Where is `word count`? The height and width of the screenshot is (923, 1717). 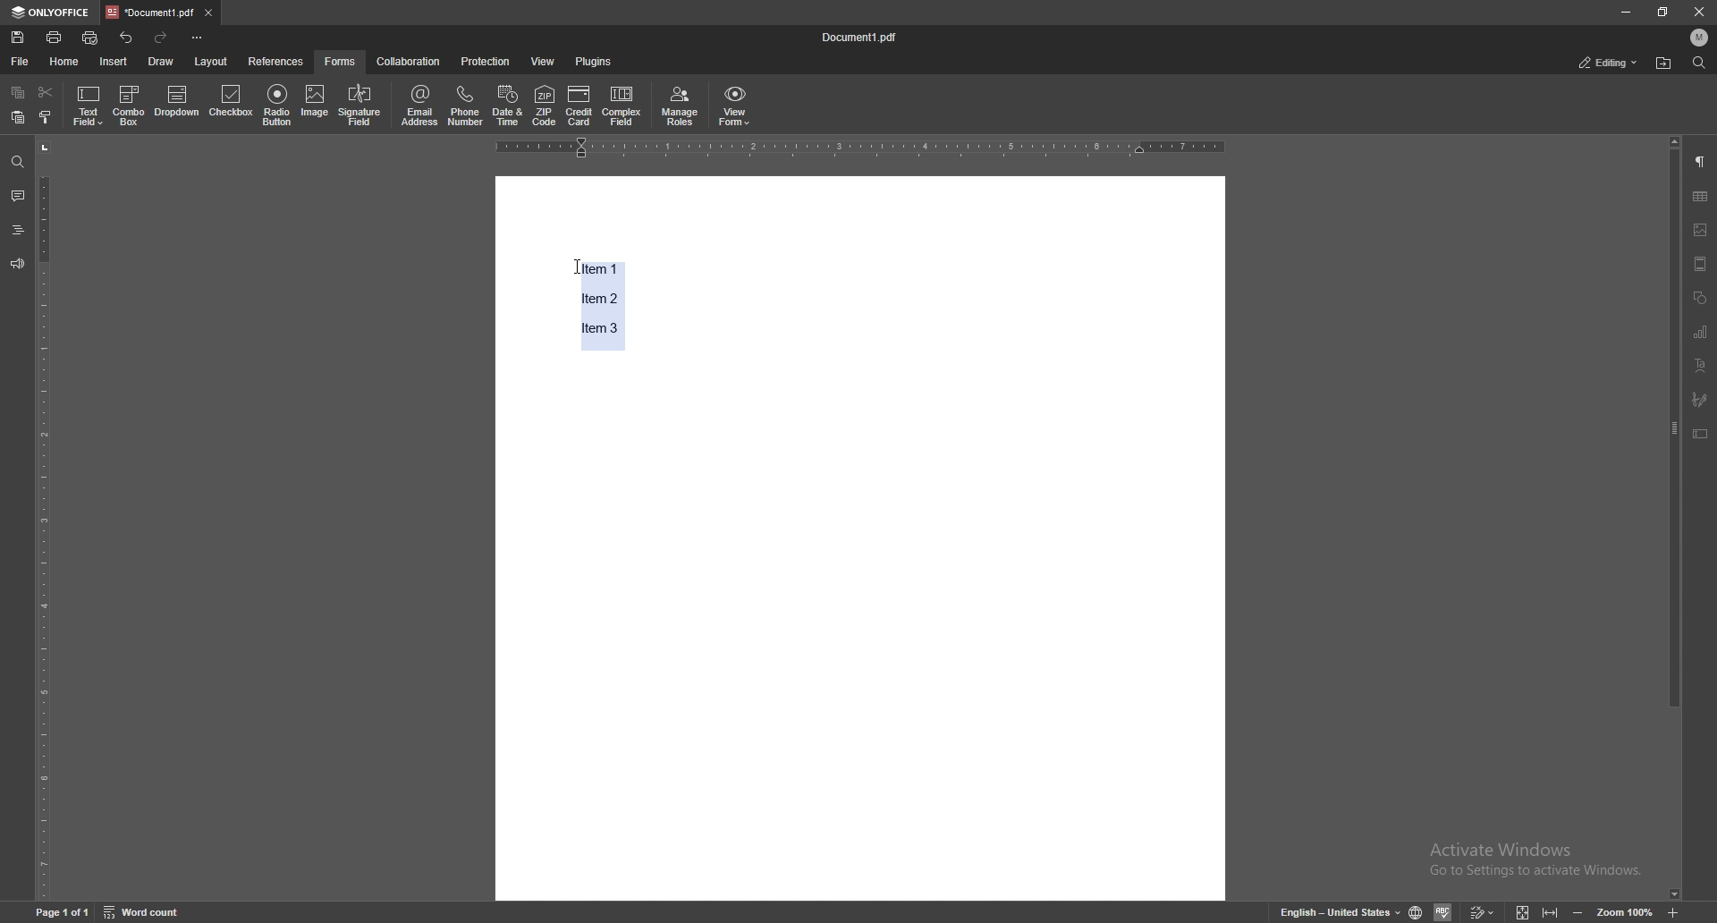 word count is located at coordinates (142, 911).